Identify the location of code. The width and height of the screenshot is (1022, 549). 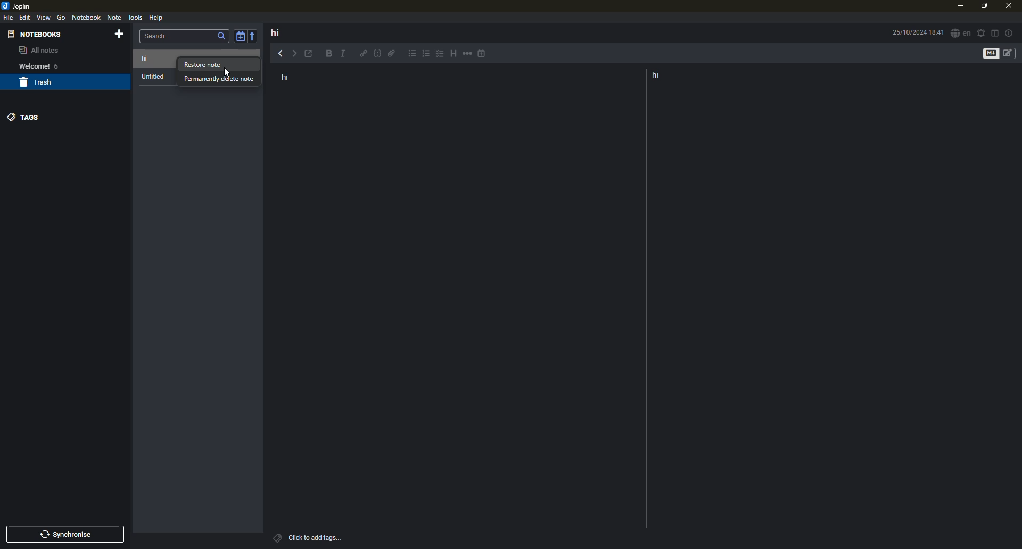
(376, 55).